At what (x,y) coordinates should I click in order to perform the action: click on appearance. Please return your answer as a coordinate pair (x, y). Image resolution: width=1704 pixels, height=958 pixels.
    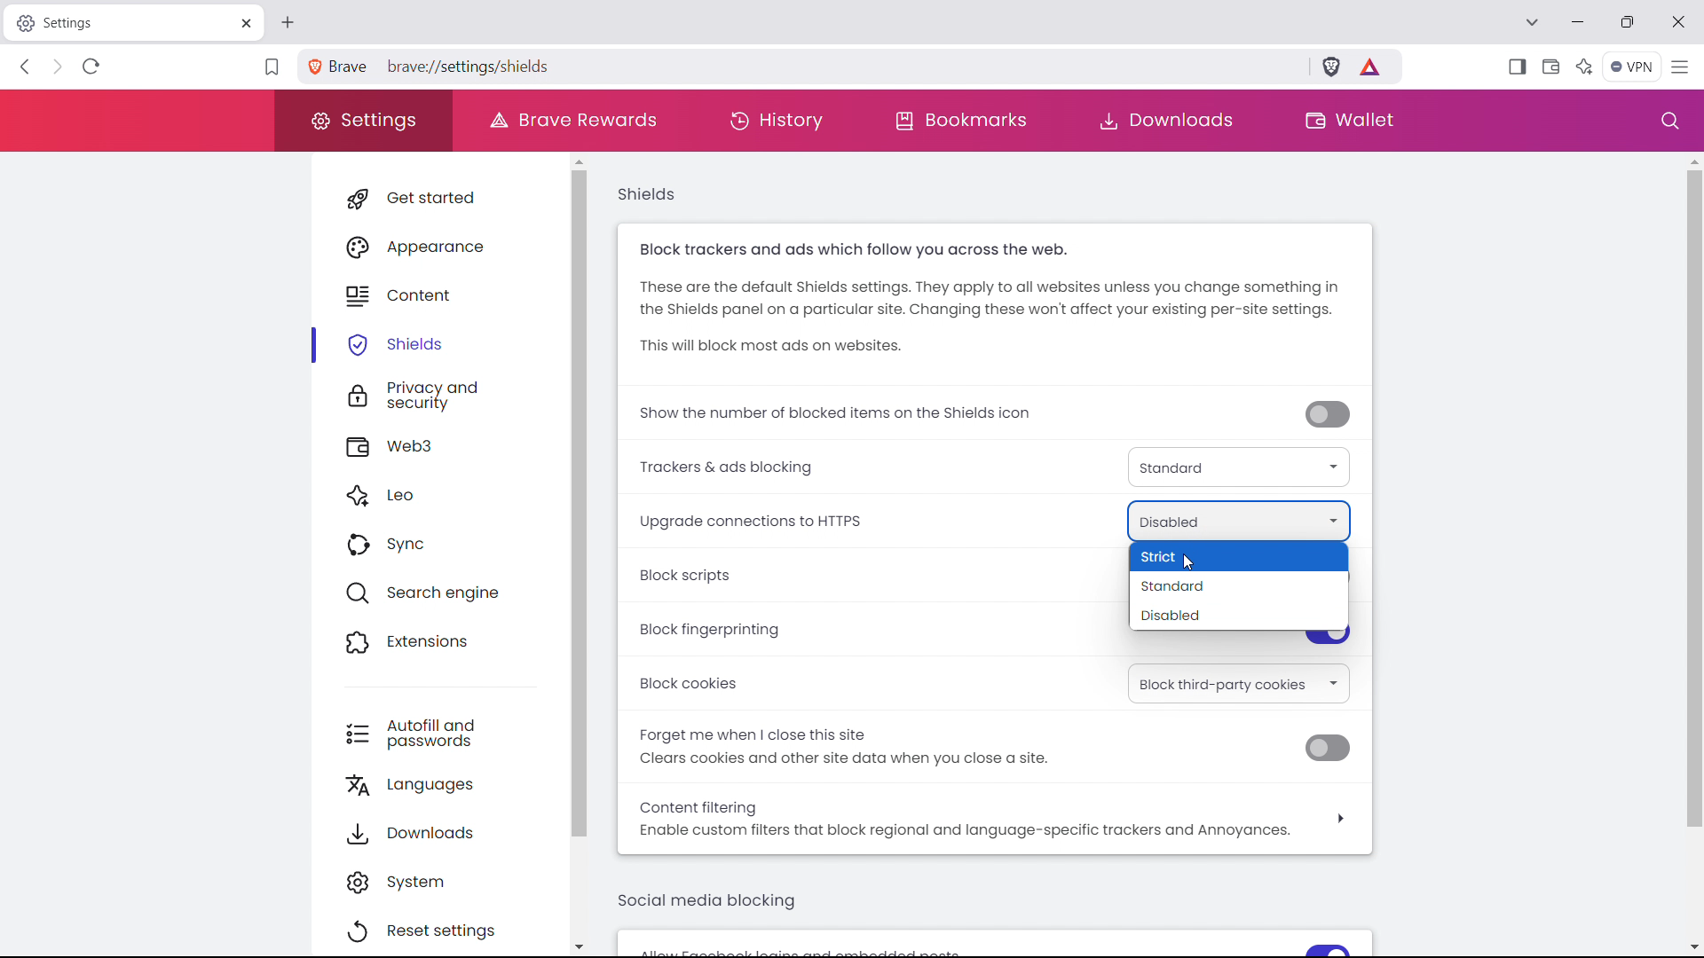
    Looking at the image, I should click on (450, 244).